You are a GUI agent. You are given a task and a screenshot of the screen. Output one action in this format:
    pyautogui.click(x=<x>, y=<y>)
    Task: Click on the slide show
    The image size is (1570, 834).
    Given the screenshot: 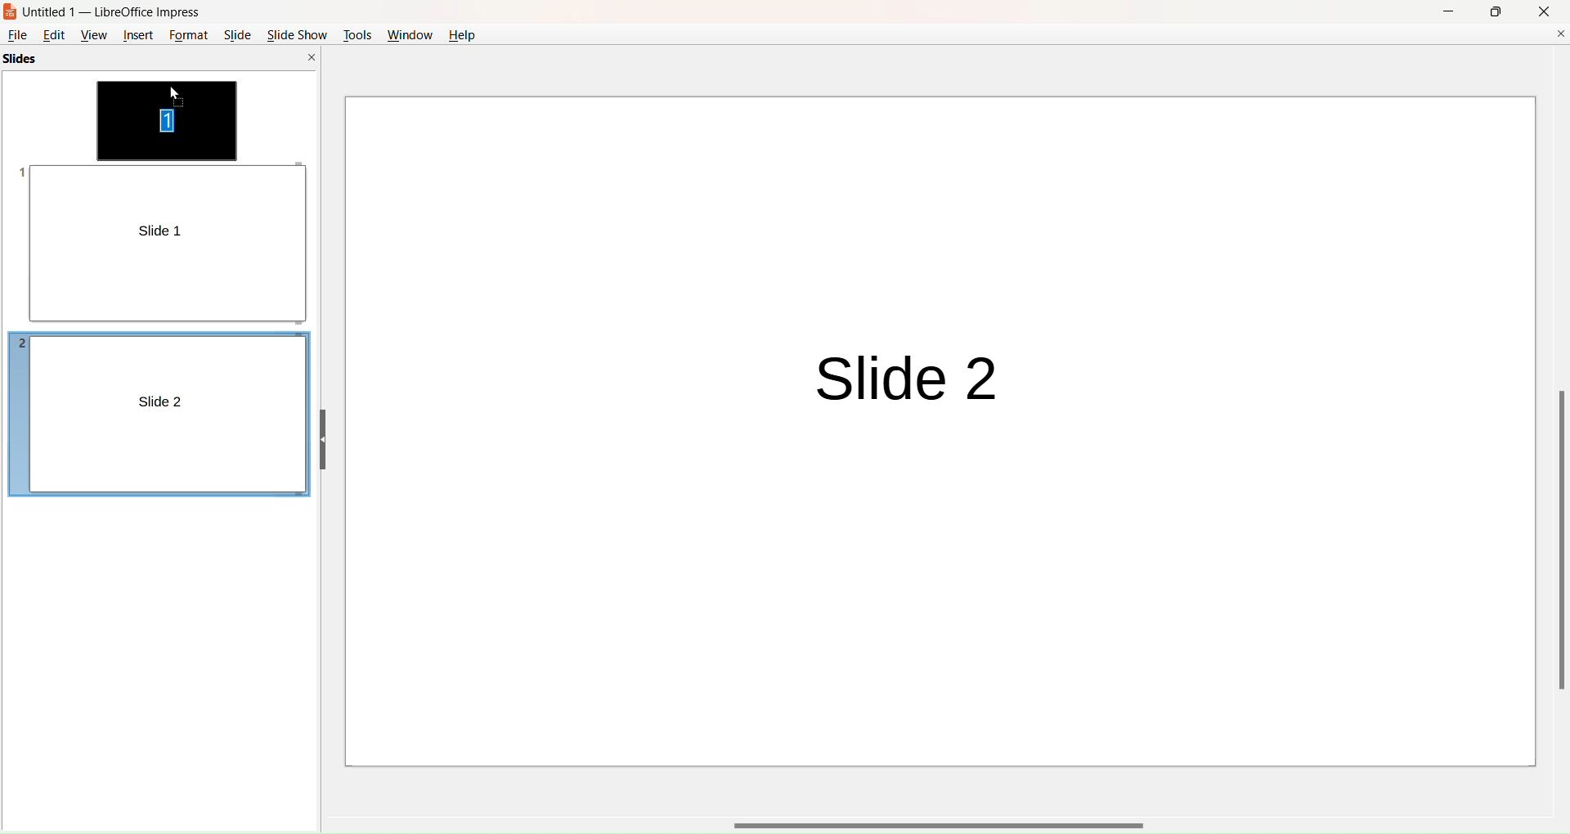 What is the action you would take?
    pyautogui.click(x=298, y=34)
    